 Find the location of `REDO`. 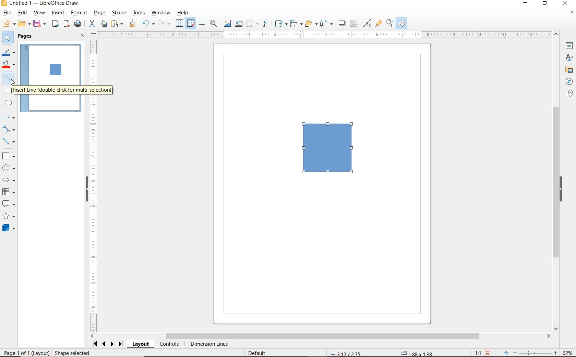

REDO is located at coordinates (166, 24).